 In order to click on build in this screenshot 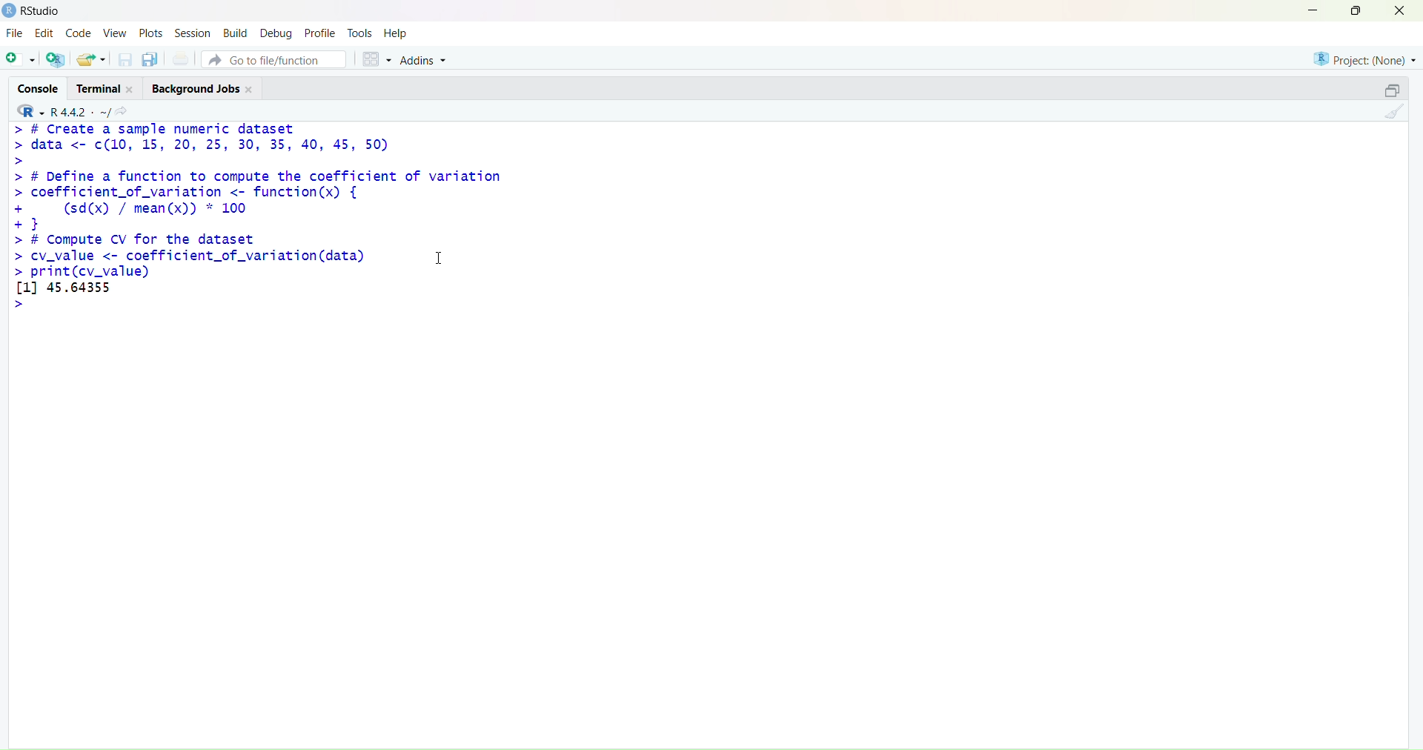, I will do `click(235, 33)`.